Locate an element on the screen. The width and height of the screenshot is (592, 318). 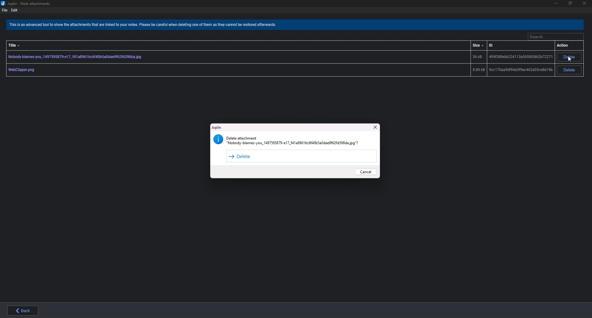
file is located at coordinates (5, 10).